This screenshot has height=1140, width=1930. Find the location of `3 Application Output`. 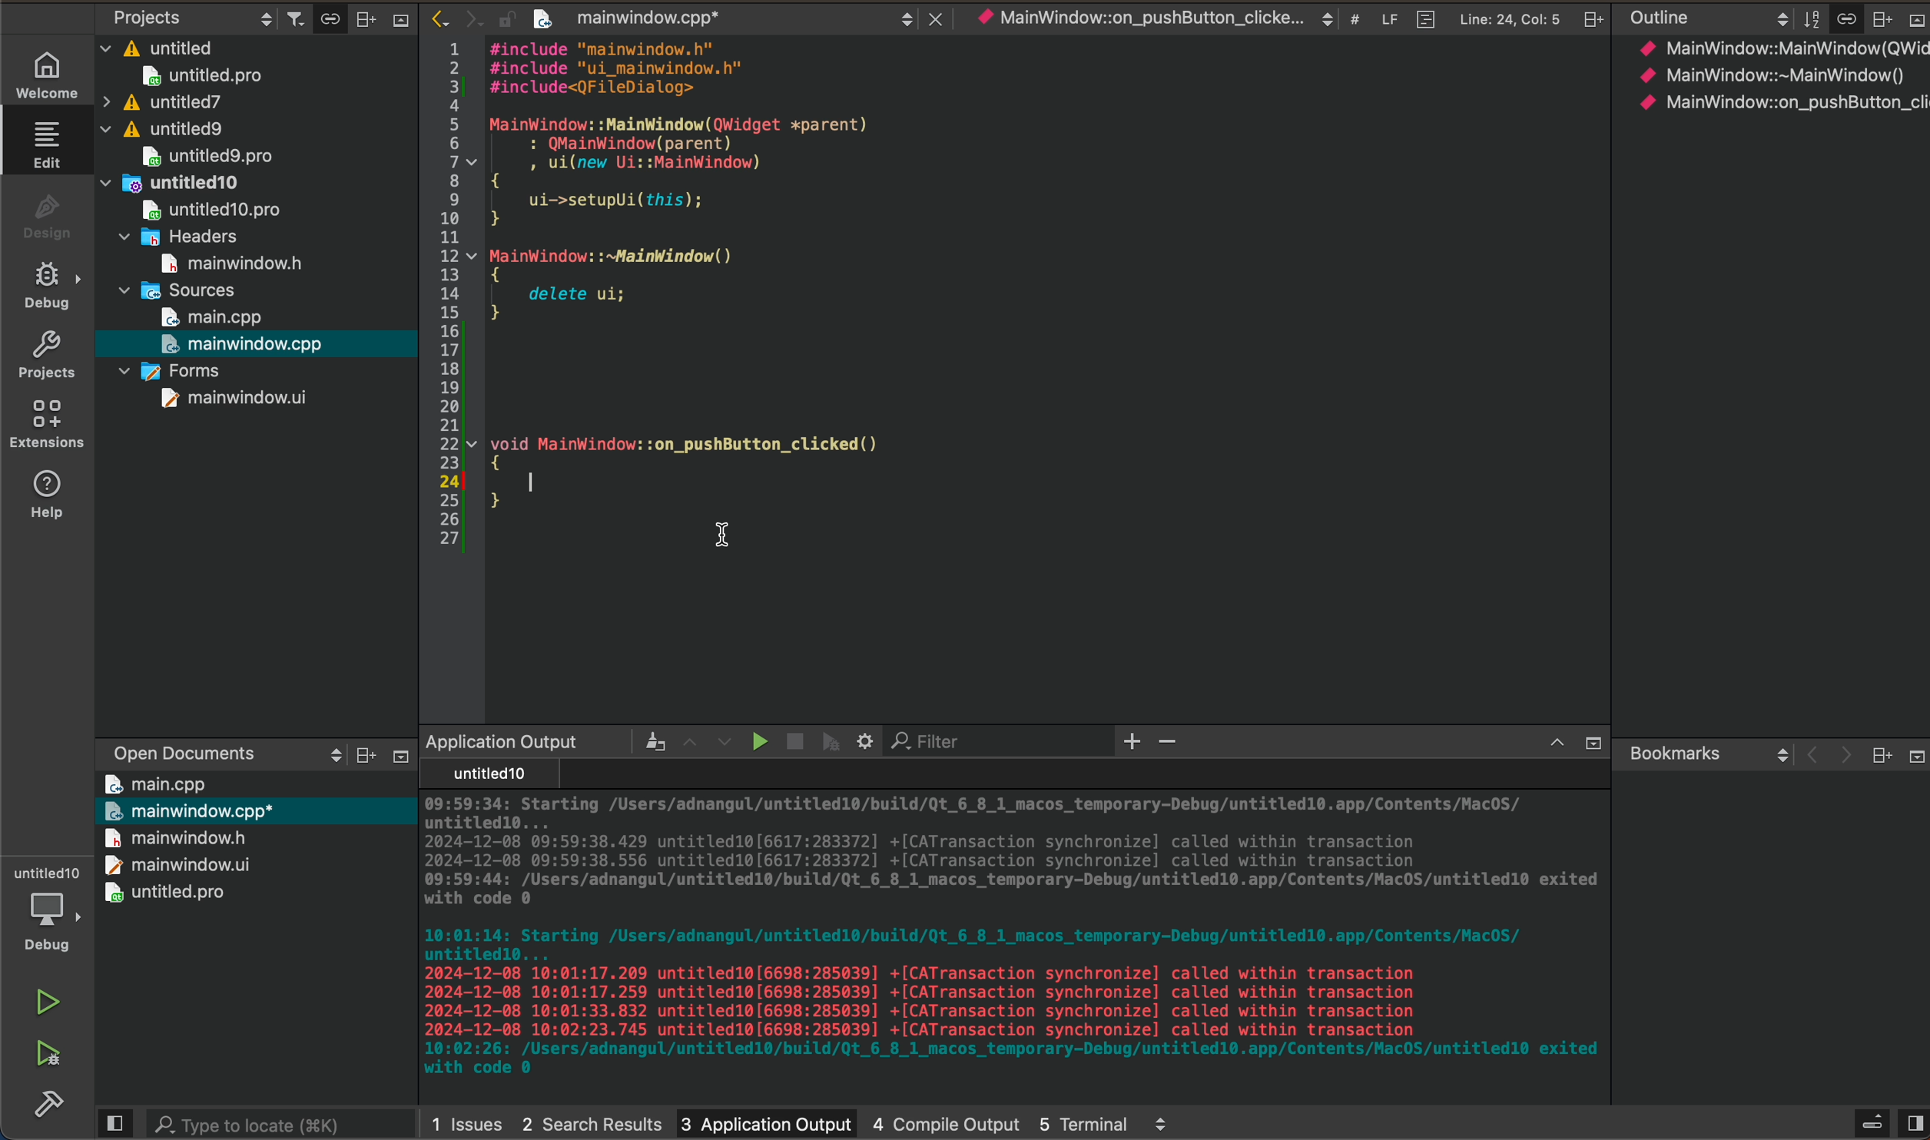

3 Application Output is located at coordinates (764, 1120).